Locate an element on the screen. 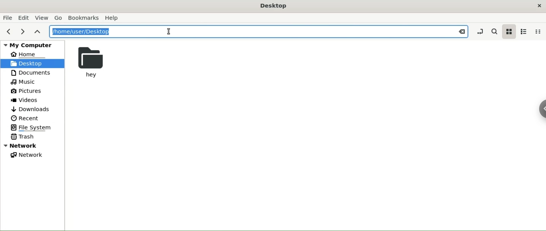 The image size is (546, 231). search is located at coordinates (494, 31).